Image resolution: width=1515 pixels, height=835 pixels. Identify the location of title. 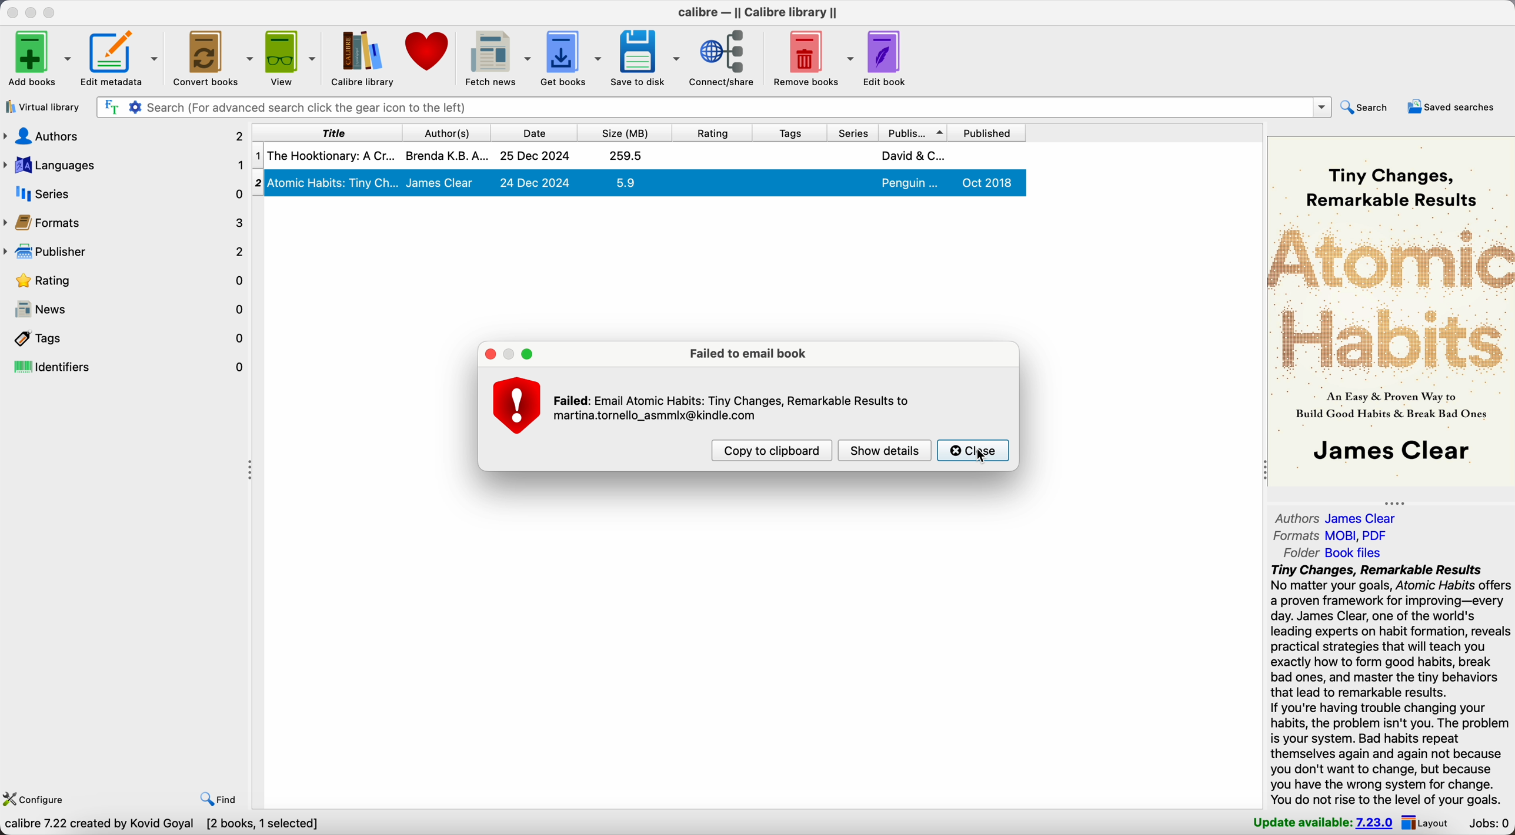
(325, 132).